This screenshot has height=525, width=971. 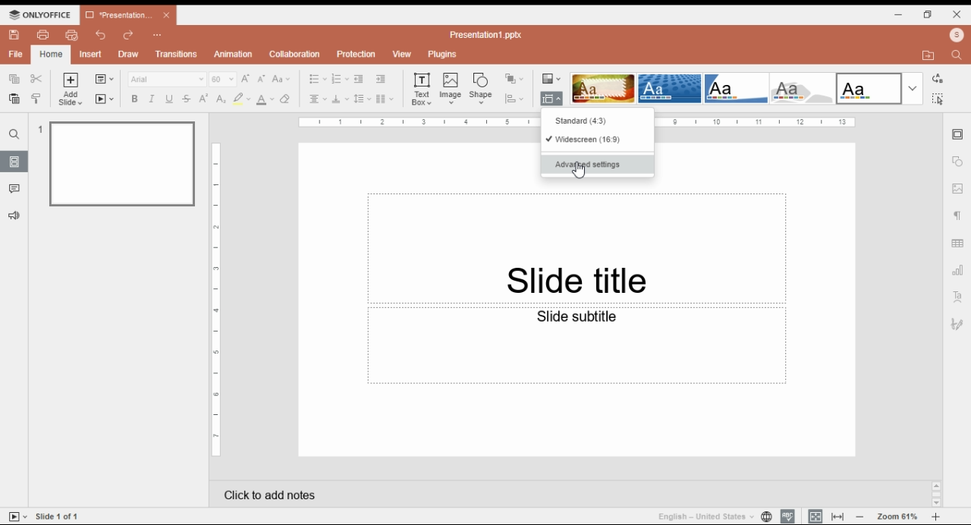 I want to click on 60, so click(x=223, y=79).